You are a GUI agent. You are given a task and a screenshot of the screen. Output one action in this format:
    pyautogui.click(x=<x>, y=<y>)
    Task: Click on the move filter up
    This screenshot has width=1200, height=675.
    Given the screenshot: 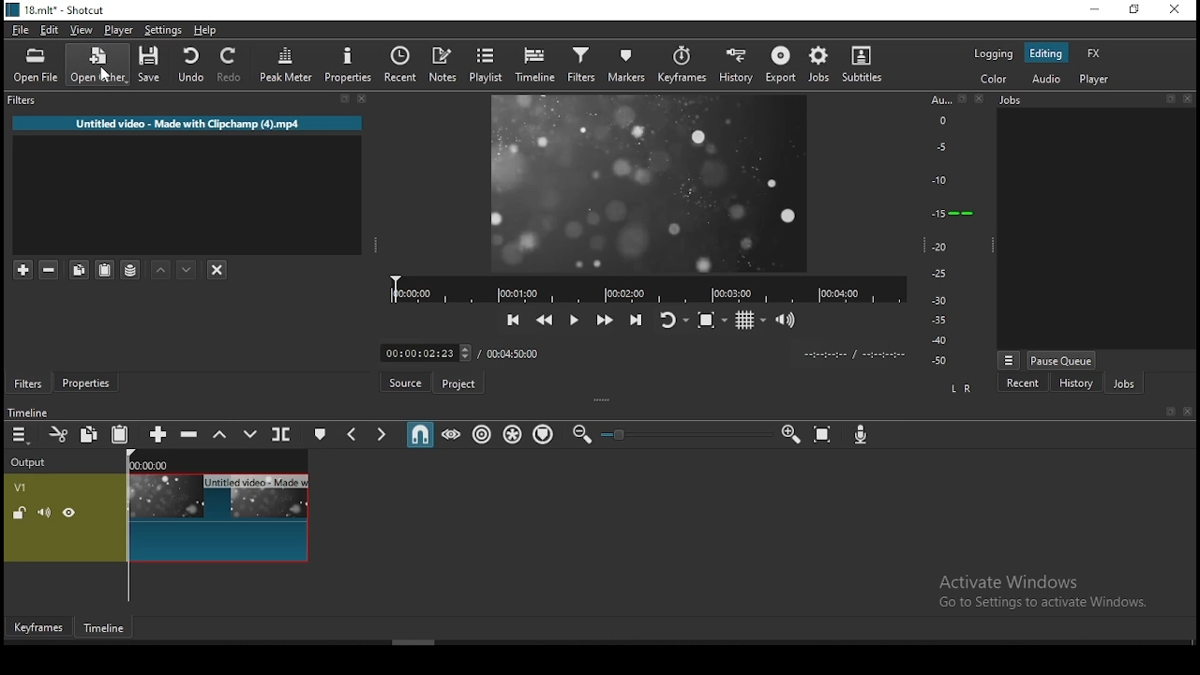 What is the action you would take?
    pyautogui.click(x=159, y=267)
    